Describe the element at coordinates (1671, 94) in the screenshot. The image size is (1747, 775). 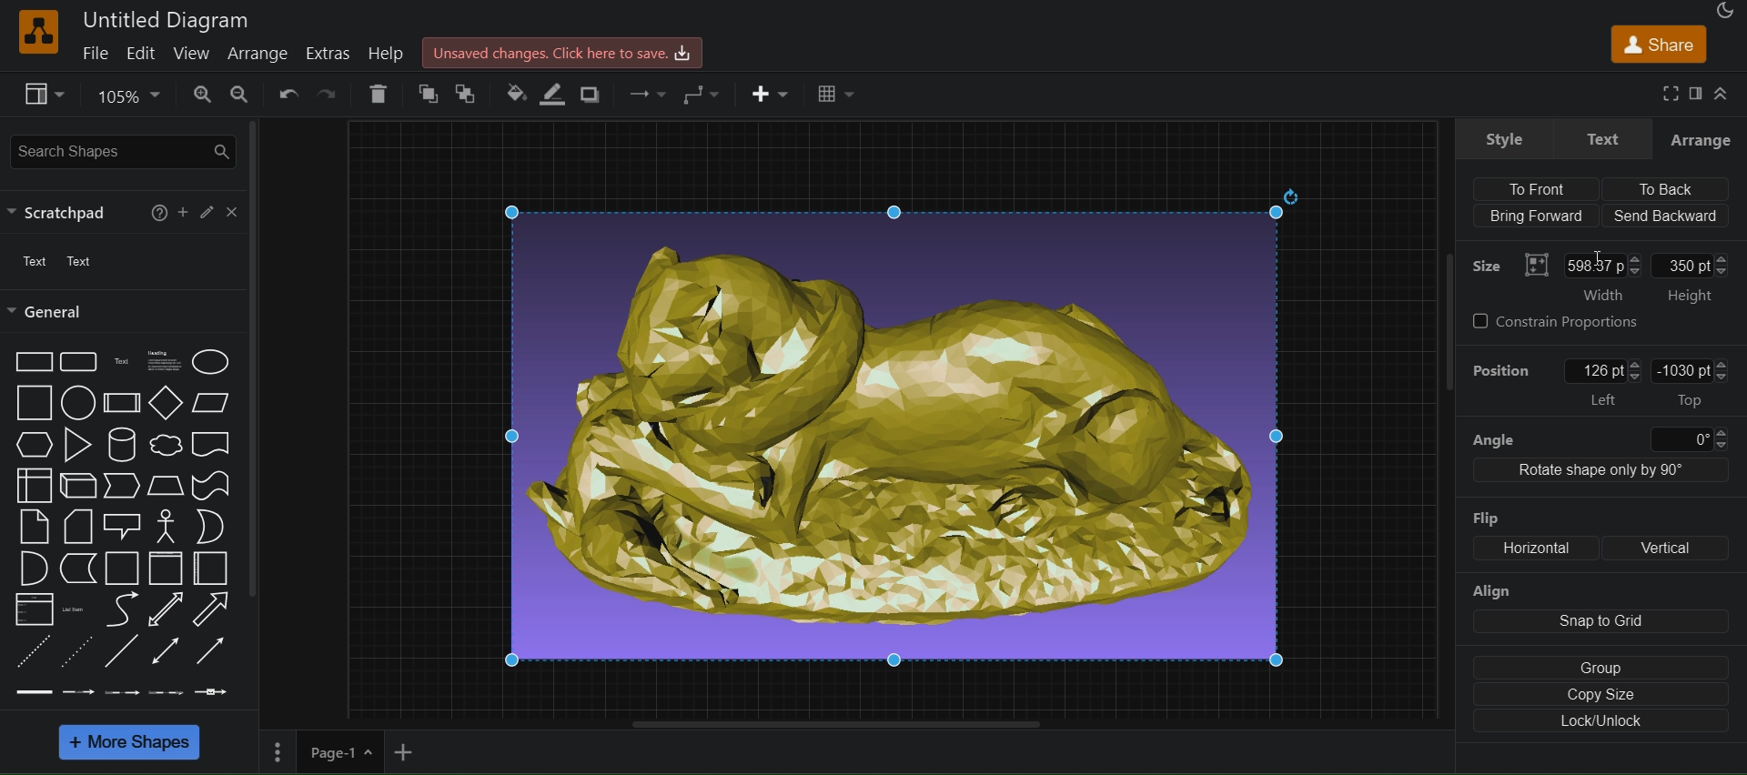
I see `fullscreen` at that location.